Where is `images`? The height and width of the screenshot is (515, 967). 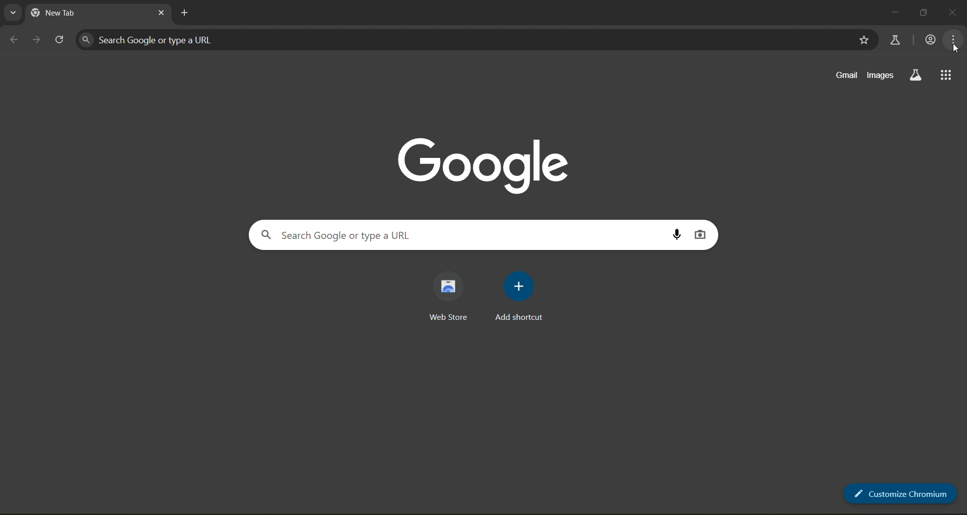
images is located at coordinates (882, 74).